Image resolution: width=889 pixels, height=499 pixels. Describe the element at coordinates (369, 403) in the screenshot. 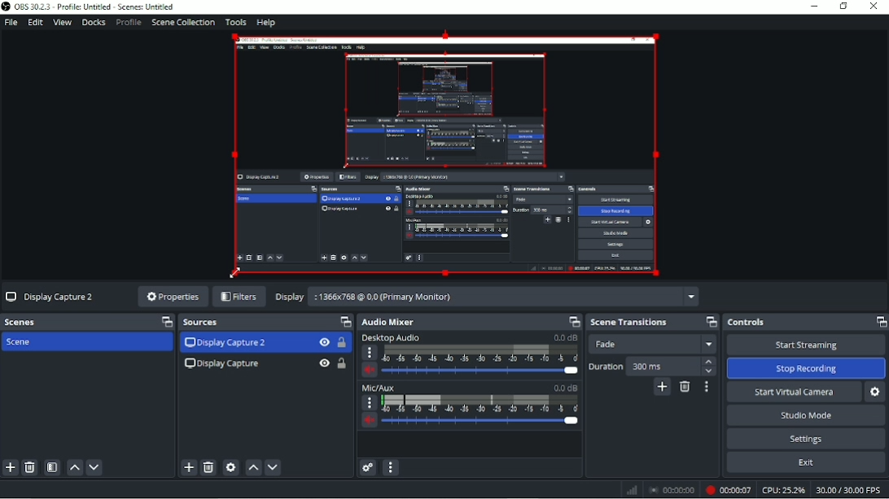

I see `more options` at that location.